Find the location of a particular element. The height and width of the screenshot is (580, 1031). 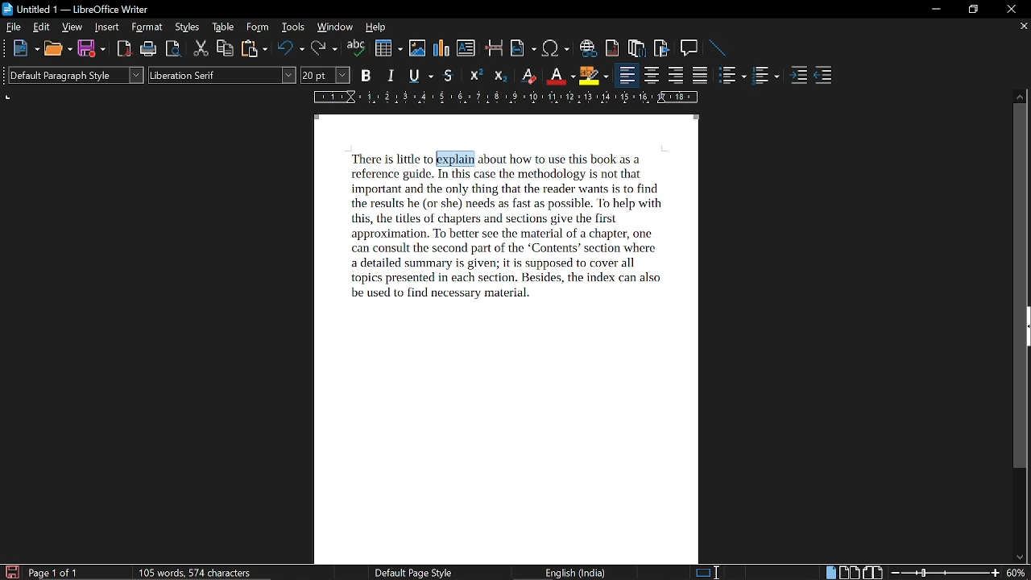

 is located at coordinates (568, 158).